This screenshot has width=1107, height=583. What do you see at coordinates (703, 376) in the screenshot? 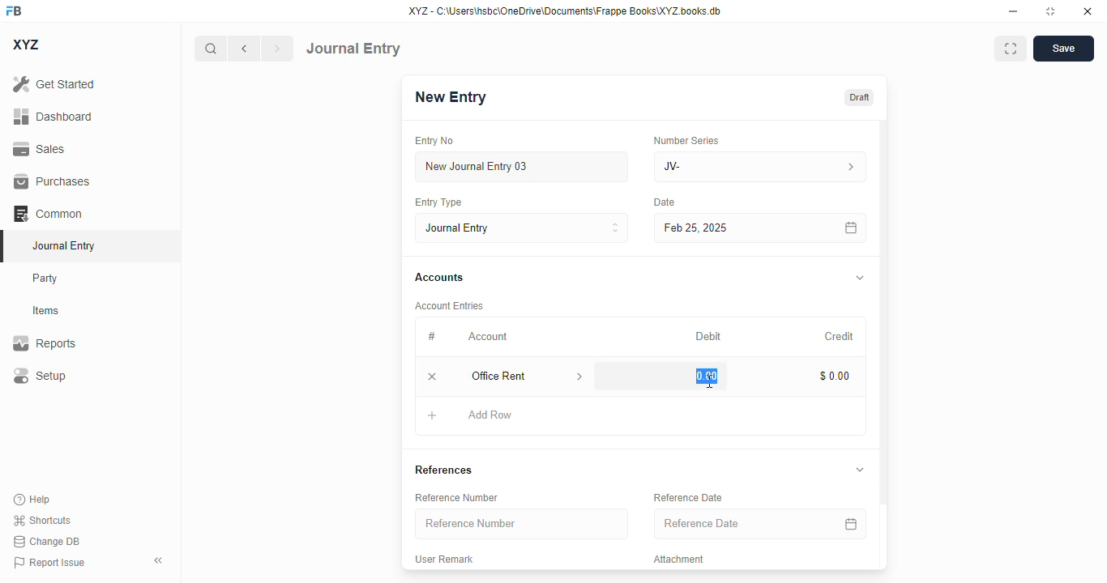
I see `$0.00 - typing` at bounding box center [703, 376].